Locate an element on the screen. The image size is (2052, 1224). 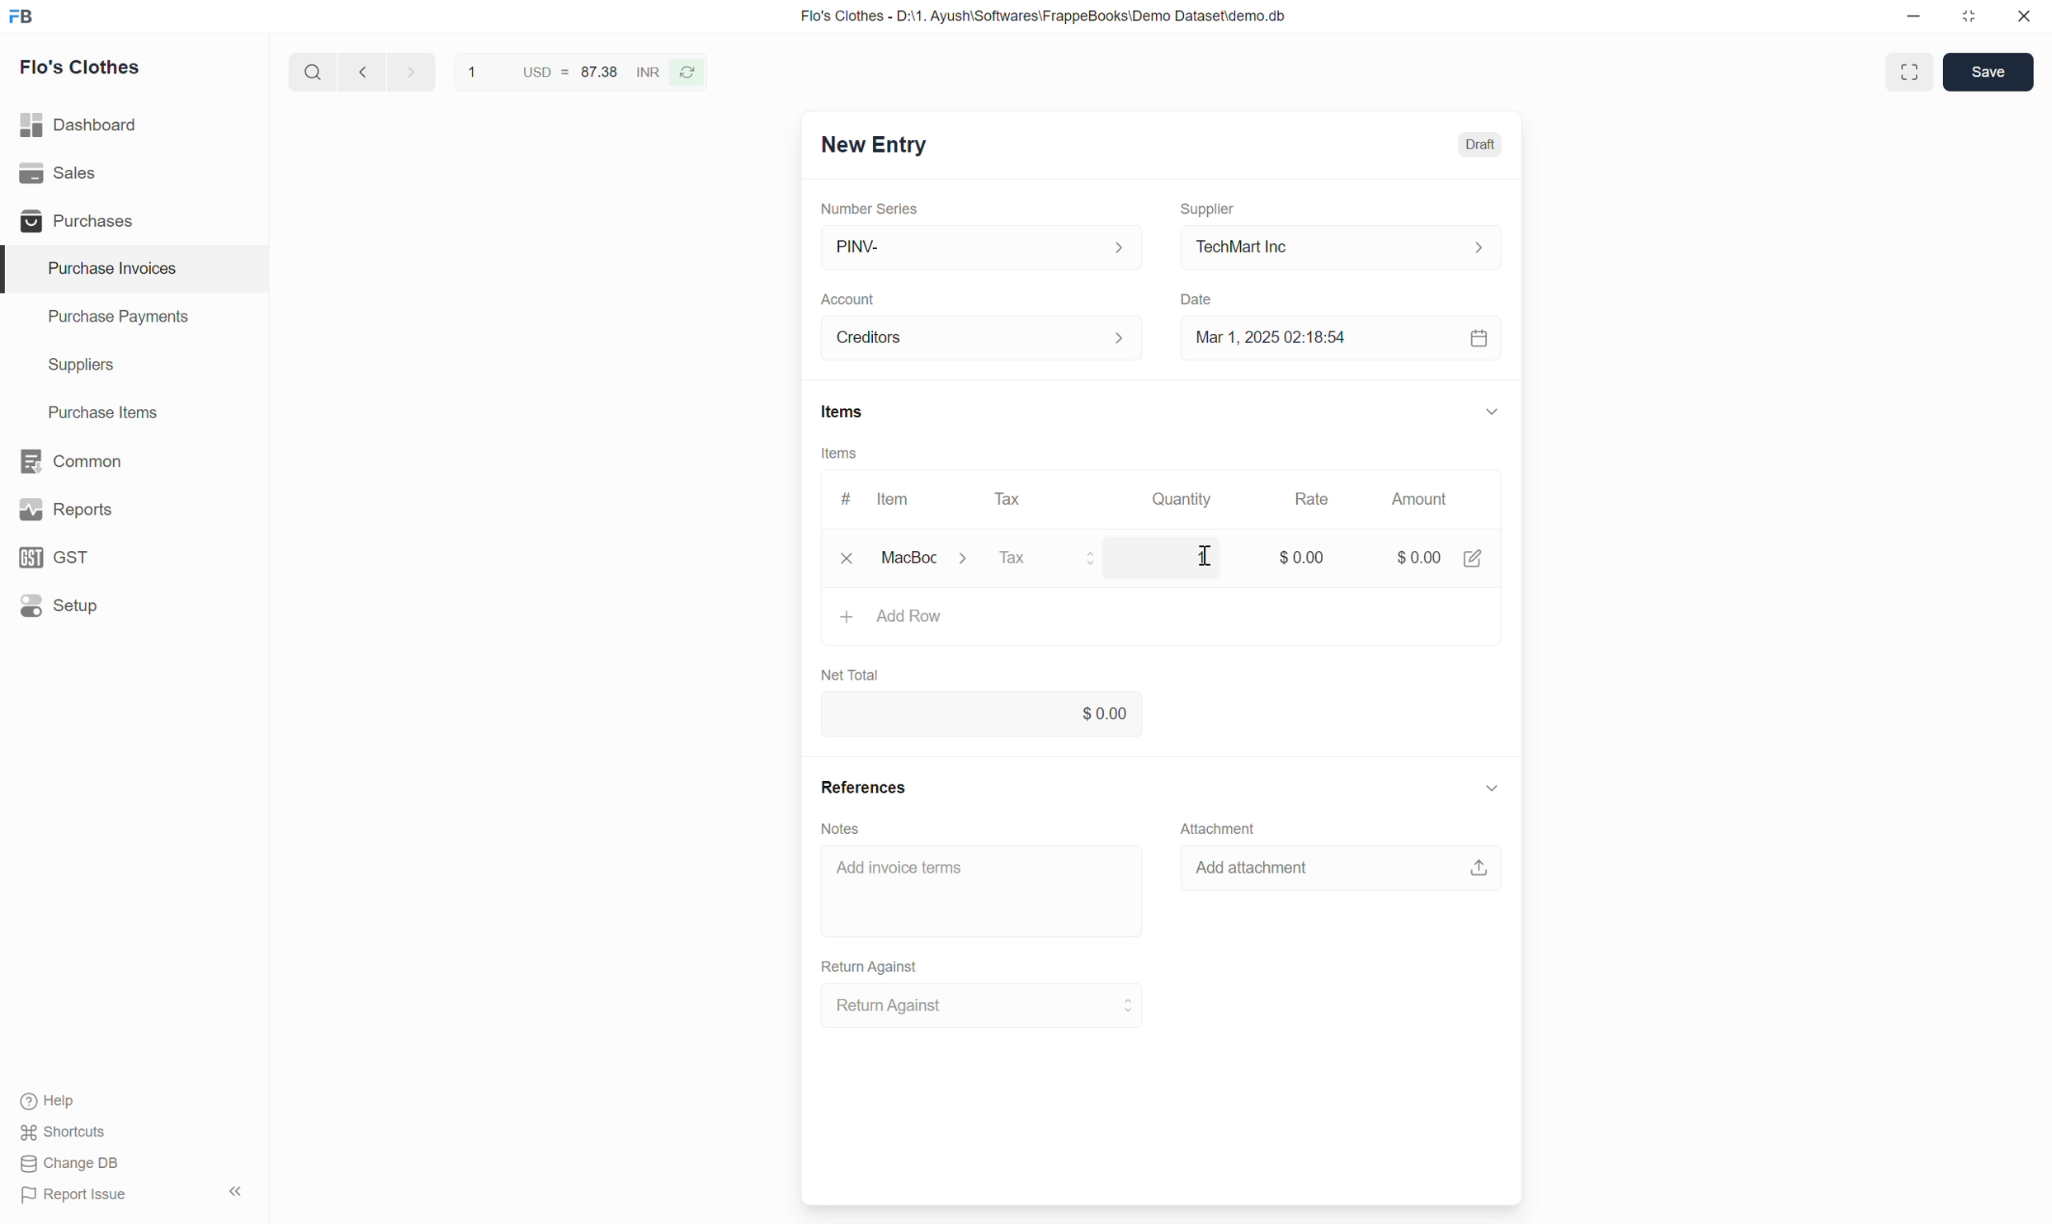
Mar 1, 2025 02:18:54 is located at coordinates (1342, 338).